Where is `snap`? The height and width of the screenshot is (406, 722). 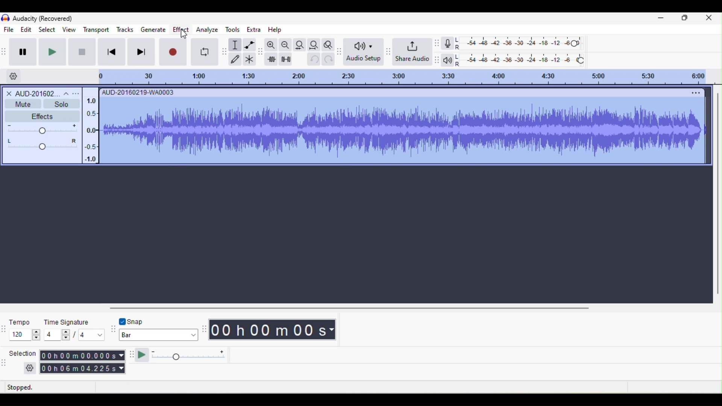 snap is located at coordinates (145, 321).